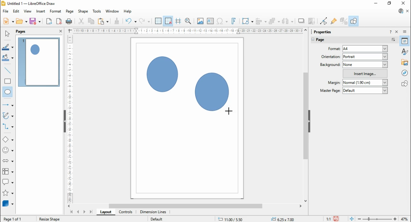  Describe the element at coordinates (128, 12) in the screenshot. I see `help` at that location.